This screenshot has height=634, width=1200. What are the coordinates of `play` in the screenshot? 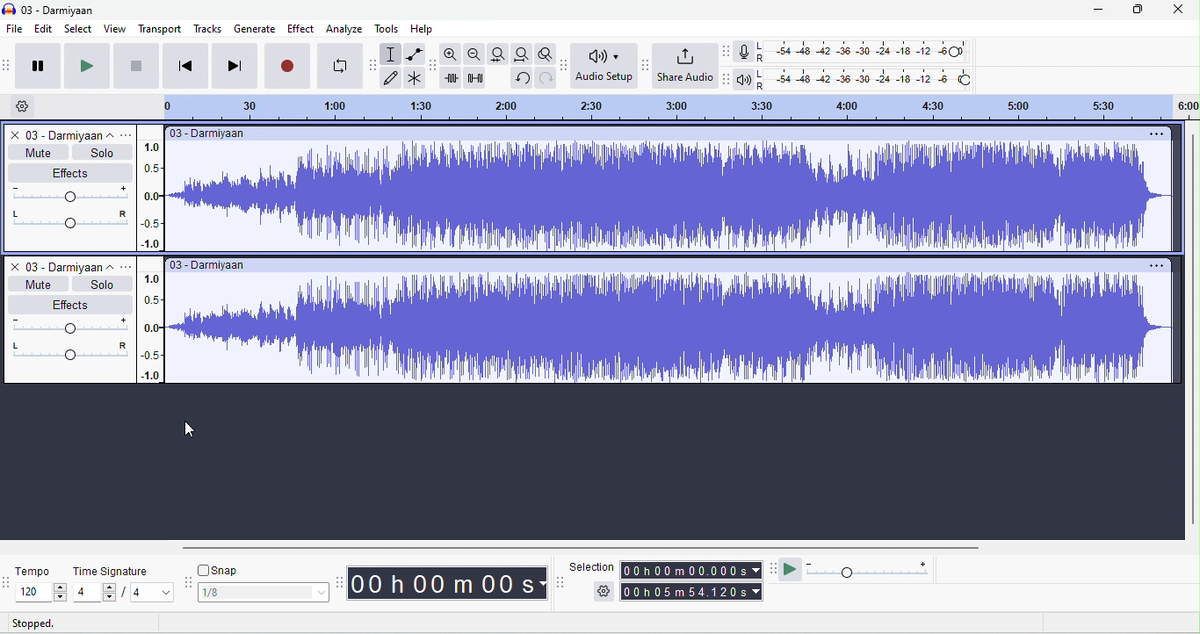 It's located at (84, 67).